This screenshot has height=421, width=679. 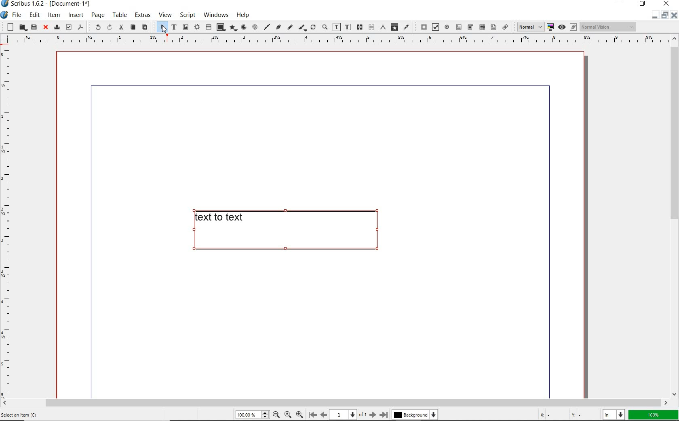 What do you see at coordinates (289, 27) in the screenshot?
I see `freehand line` at bounding box center [289, 27].